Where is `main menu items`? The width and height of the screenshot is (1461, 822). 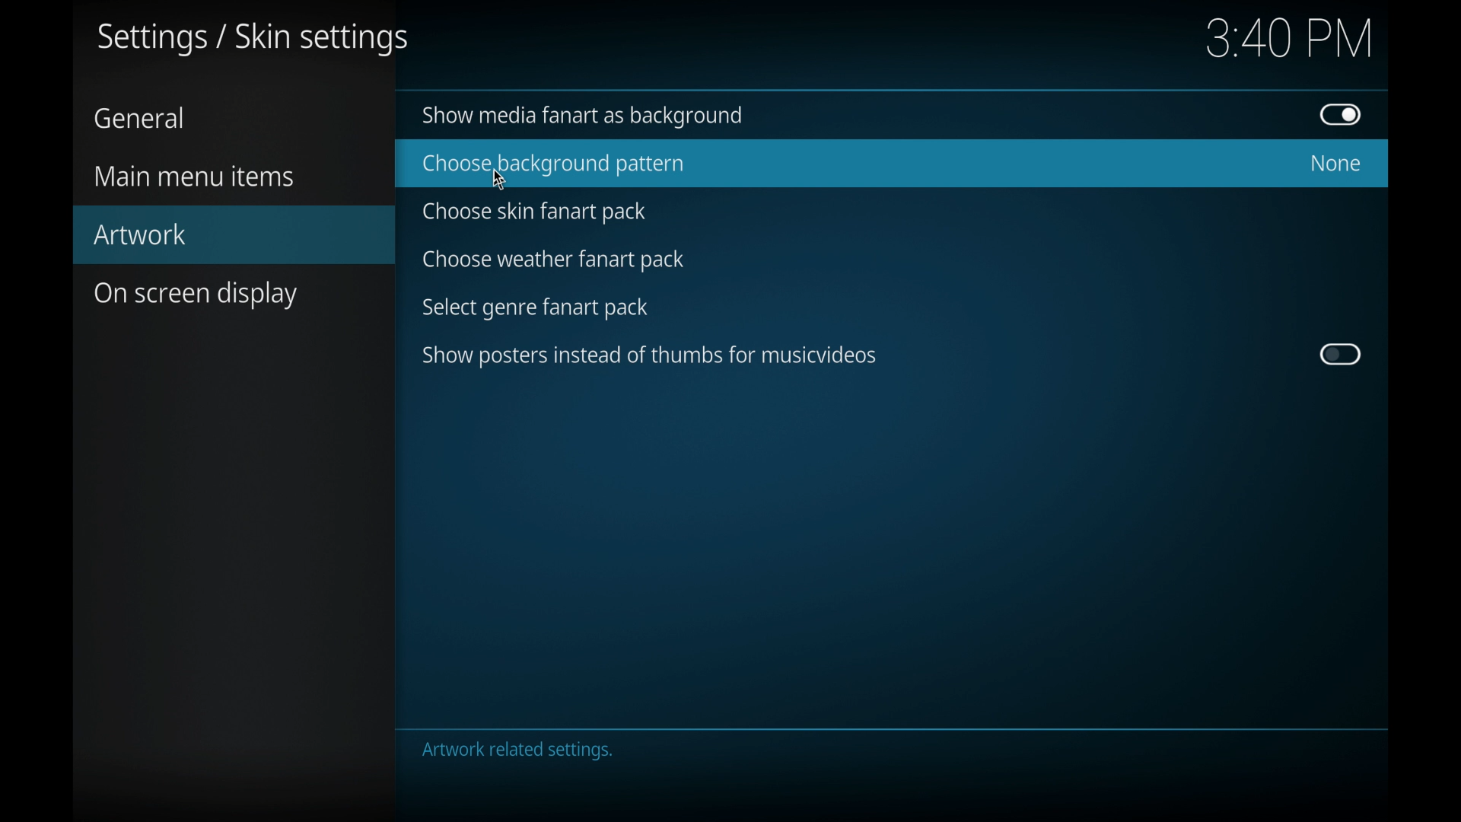 main menu items is located at coordinates (193, 177).